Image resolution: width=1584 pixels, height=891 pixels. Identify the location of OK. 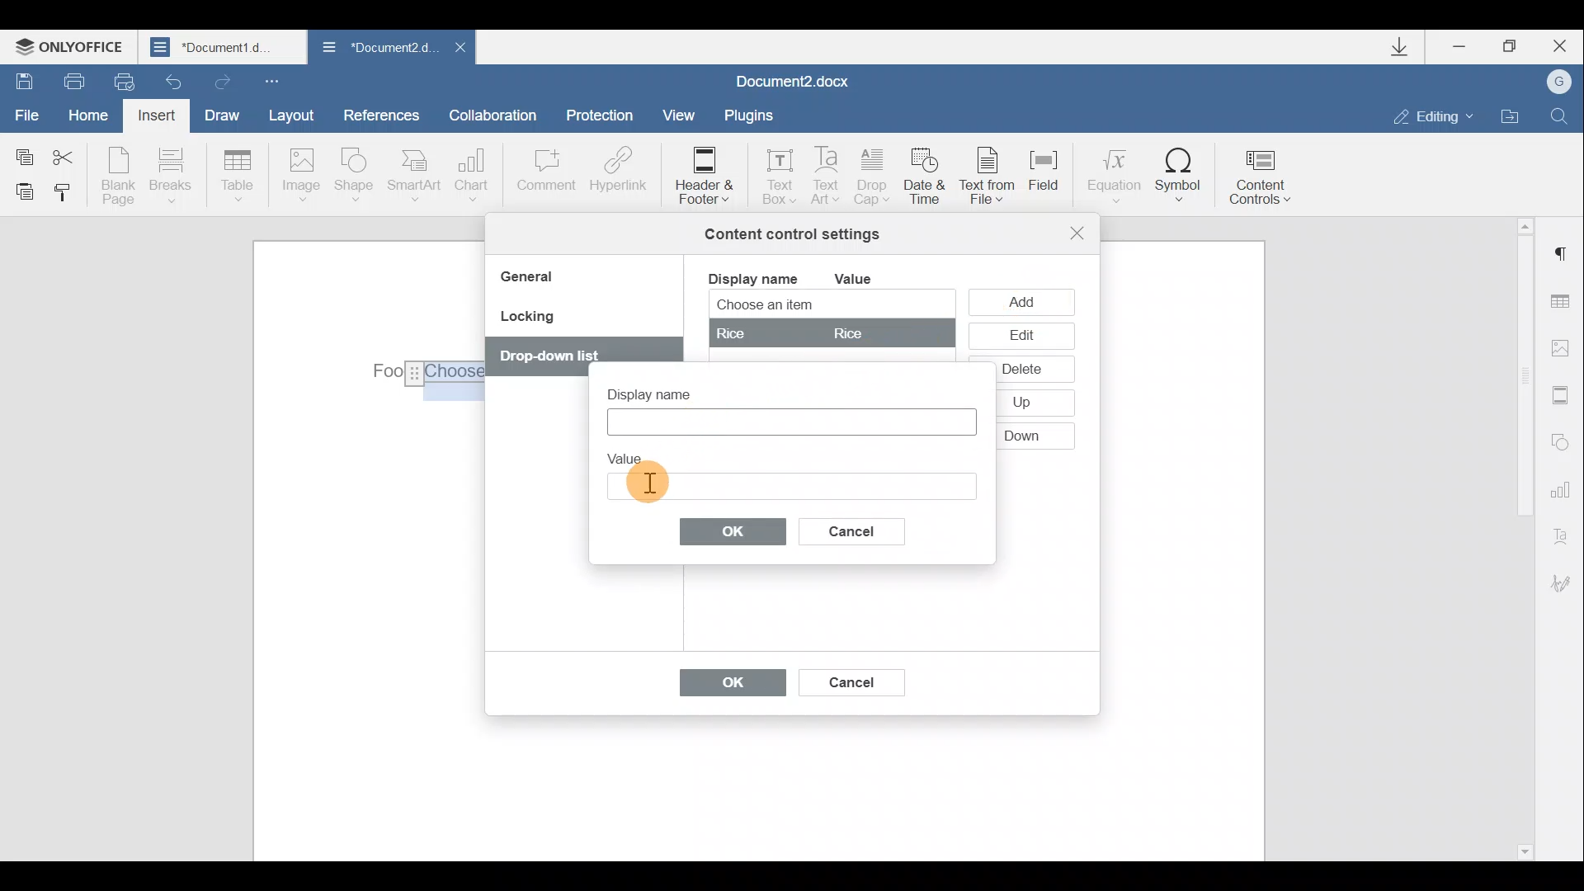
(733, 530).